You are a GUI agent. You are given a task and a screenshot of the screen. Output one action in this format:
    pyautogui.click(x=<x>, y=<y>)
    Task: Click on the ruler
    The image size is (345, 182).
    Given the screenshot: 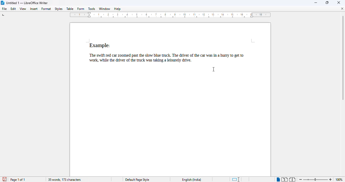 What is the action you would take?
    pyautogui.click(x=171, y=16)
    